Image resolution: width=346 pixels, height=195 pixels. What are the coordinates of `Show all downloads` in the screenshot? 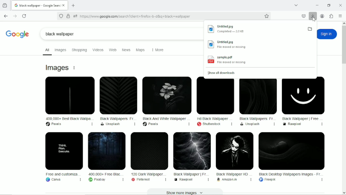 It's located at (223, 72).